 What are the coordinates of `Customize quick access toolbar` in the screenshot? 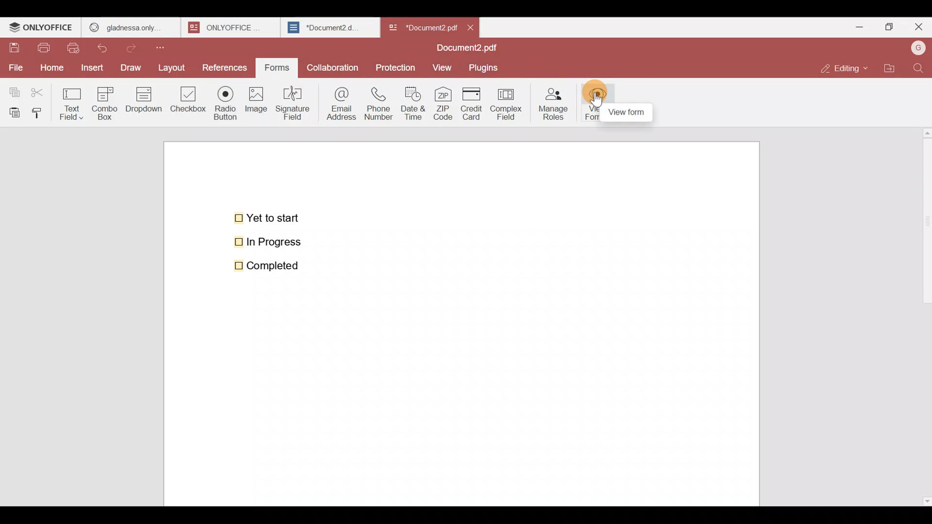 It's located at (168, 46).